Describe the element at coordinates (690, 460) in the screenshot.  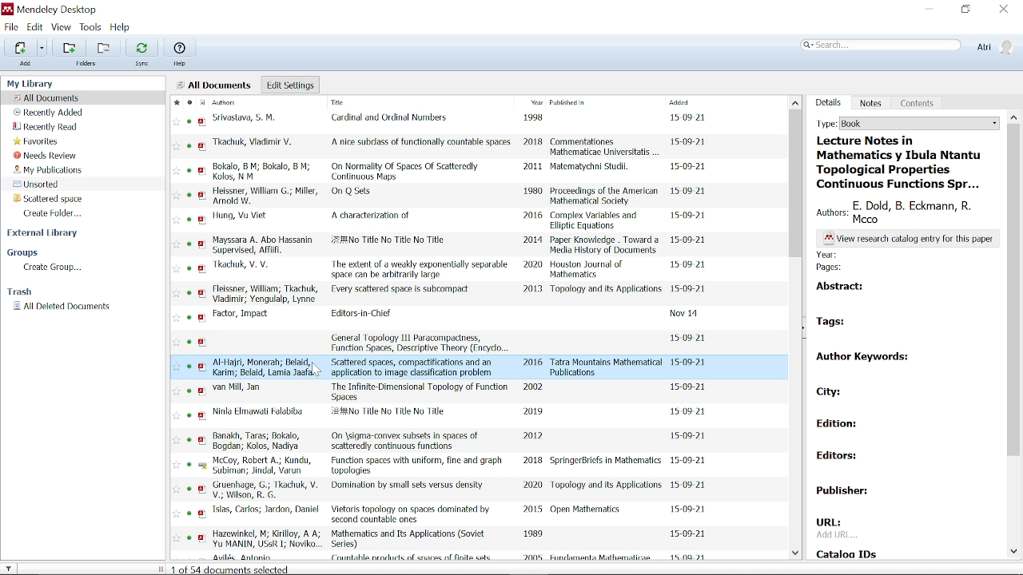
I see `date` at that location.